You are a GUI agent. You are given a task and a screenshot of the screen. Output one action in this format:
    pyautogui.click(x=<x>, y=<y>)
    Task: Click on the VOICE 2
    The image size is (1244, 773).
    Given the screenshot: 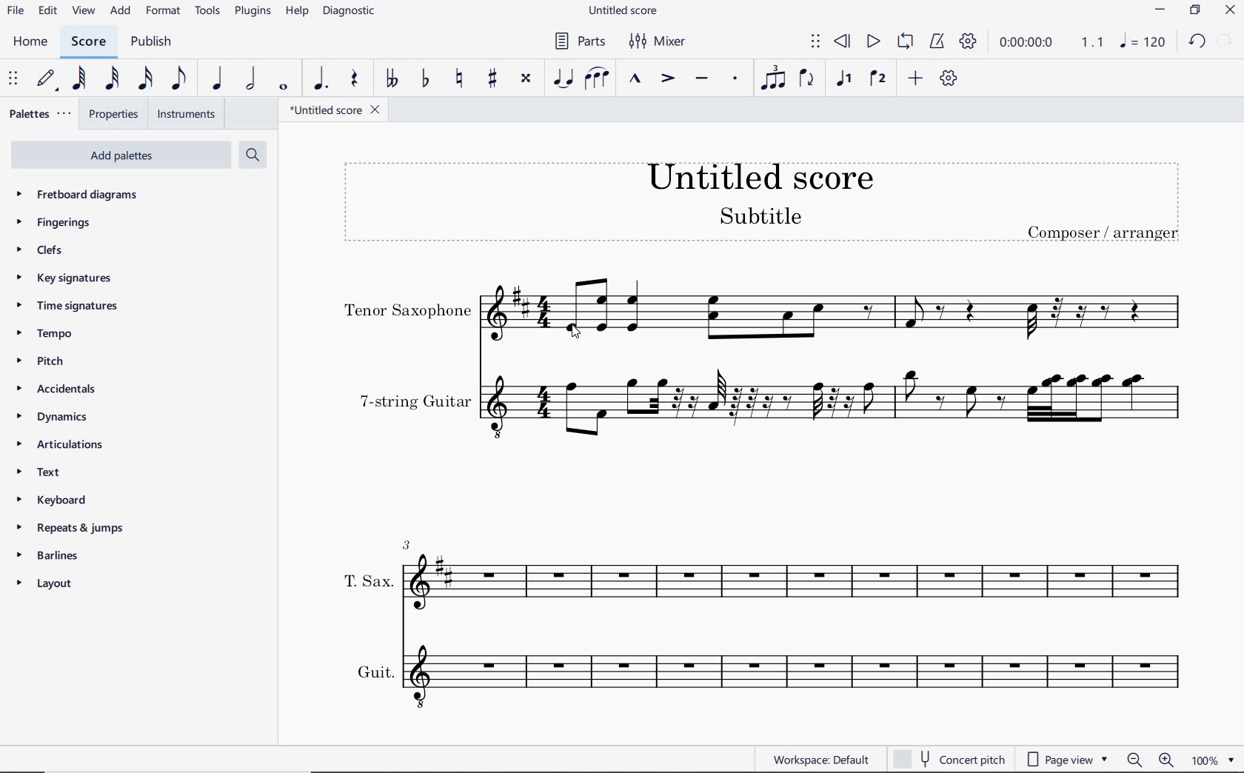 What is the action you would take?
    pyautogui.click(x=880, y=79)
    